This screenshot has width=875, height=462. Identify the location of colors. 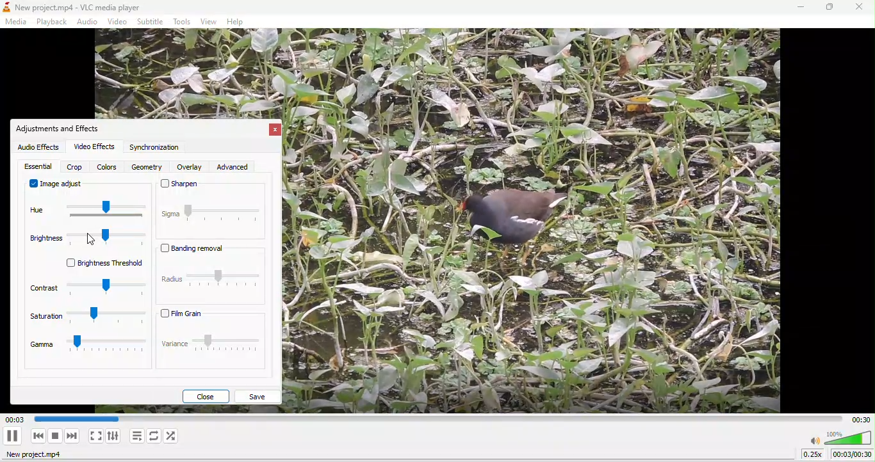
(107, 167).